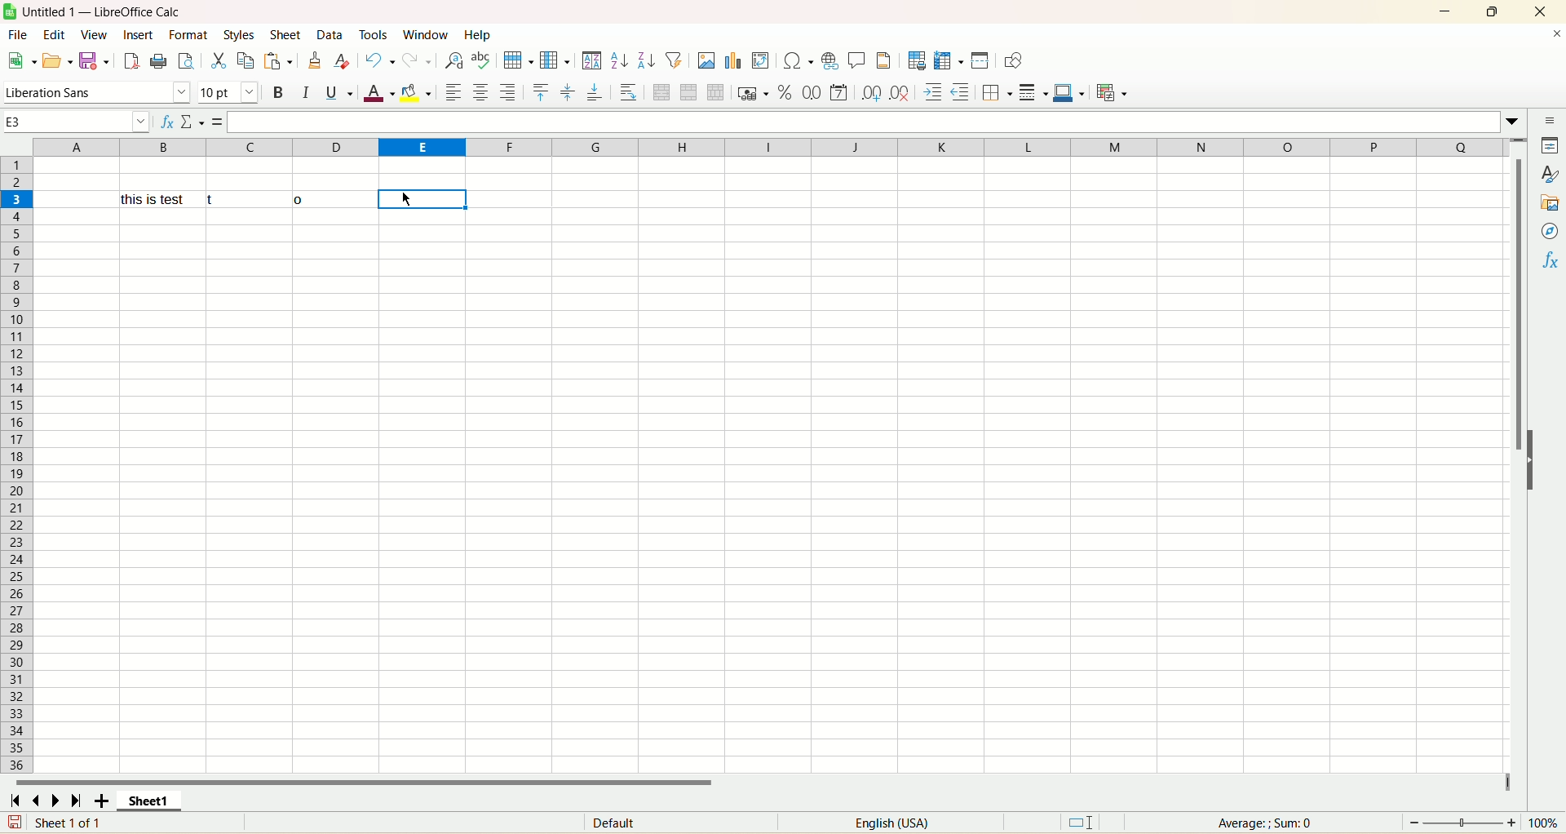 This screenshot has width=1566, height=834. I want to click on window, so click(422, 33).